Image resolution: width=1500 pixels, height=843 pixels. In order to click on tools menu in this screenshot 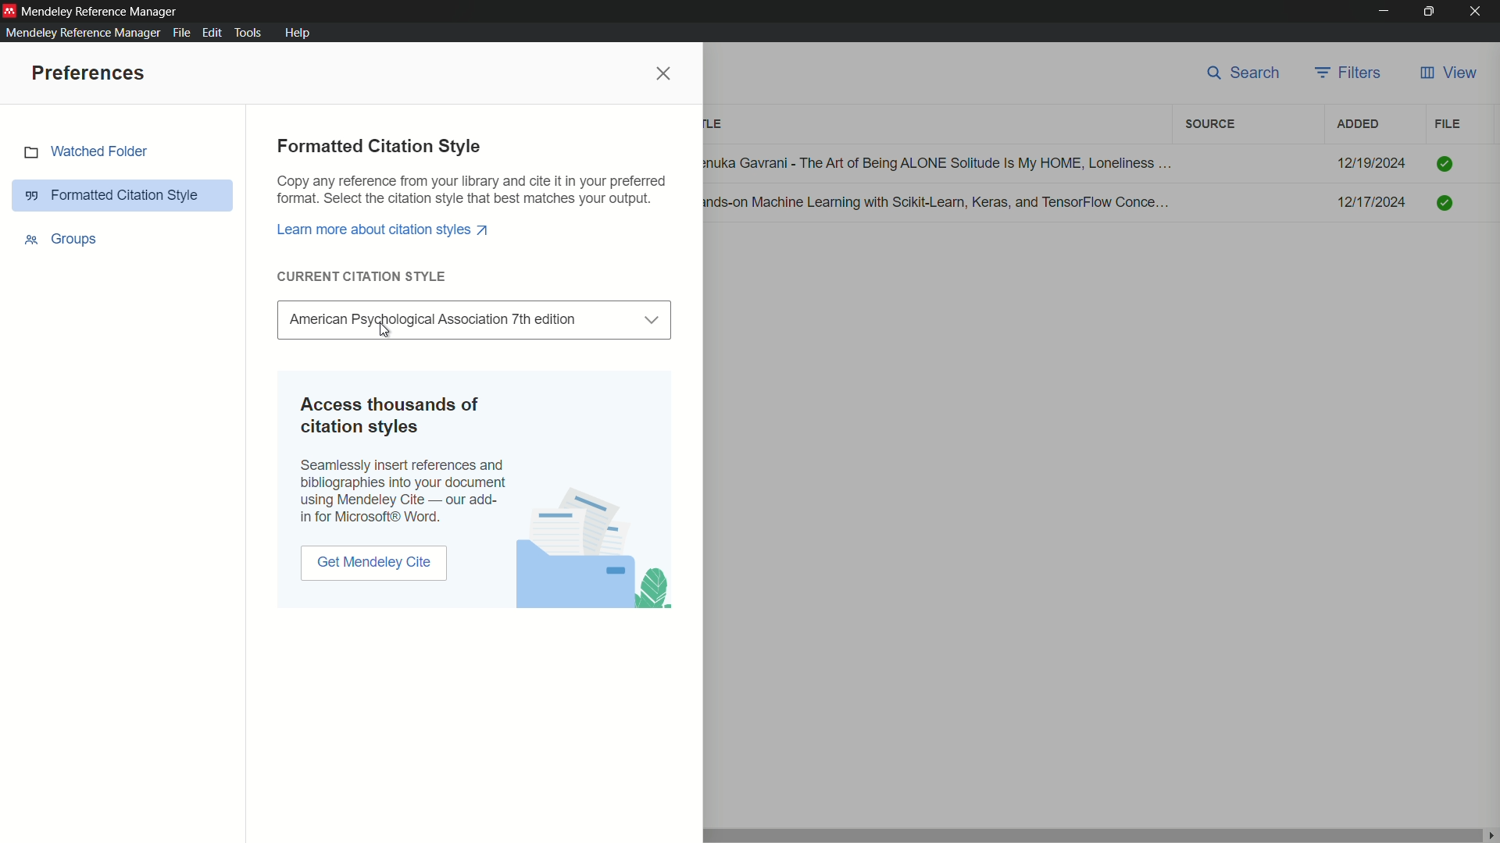, I will do `click(249, 33)`.